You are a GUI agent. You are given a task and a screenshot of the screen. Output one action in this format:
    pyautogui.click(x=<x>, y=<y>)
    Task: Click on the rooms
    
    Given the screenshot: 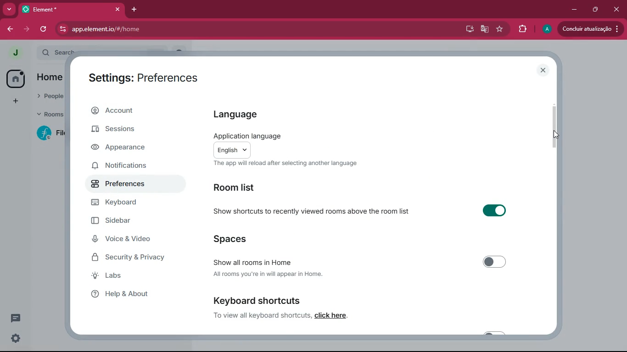 What is the action you would take?
    pyautogui.click(x=49, y=115)
    